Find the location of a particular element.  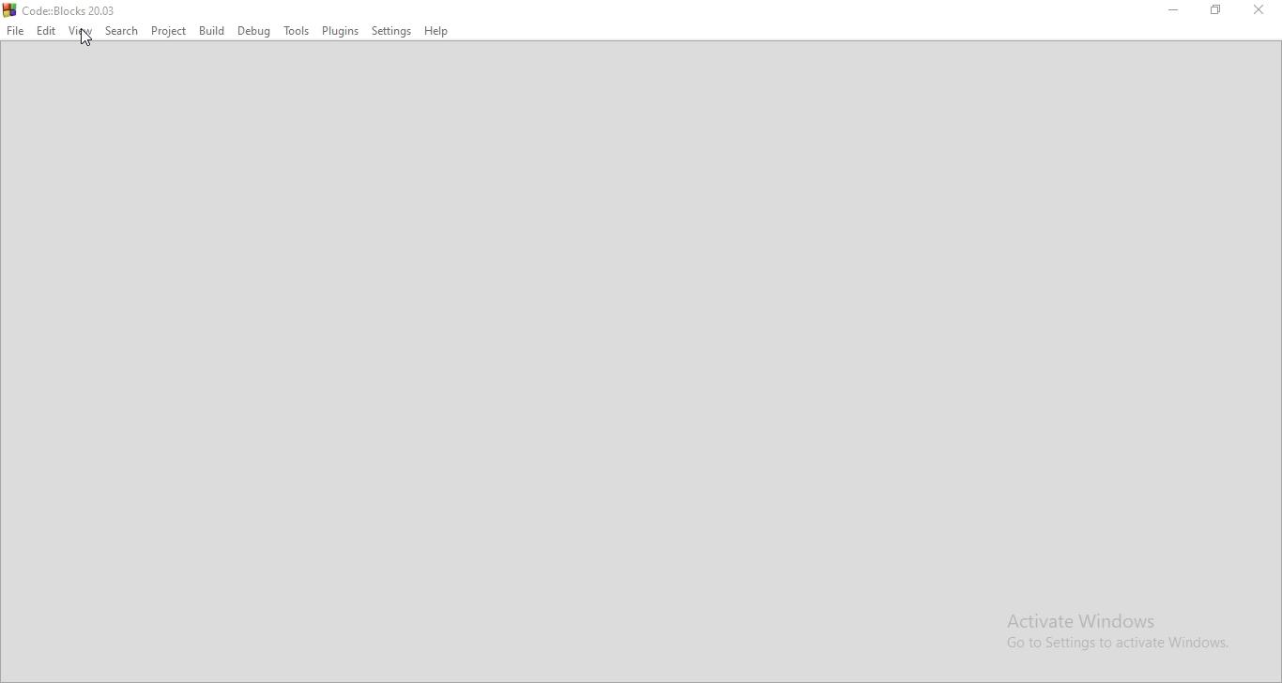

logo is located at coordinates (9, 10).